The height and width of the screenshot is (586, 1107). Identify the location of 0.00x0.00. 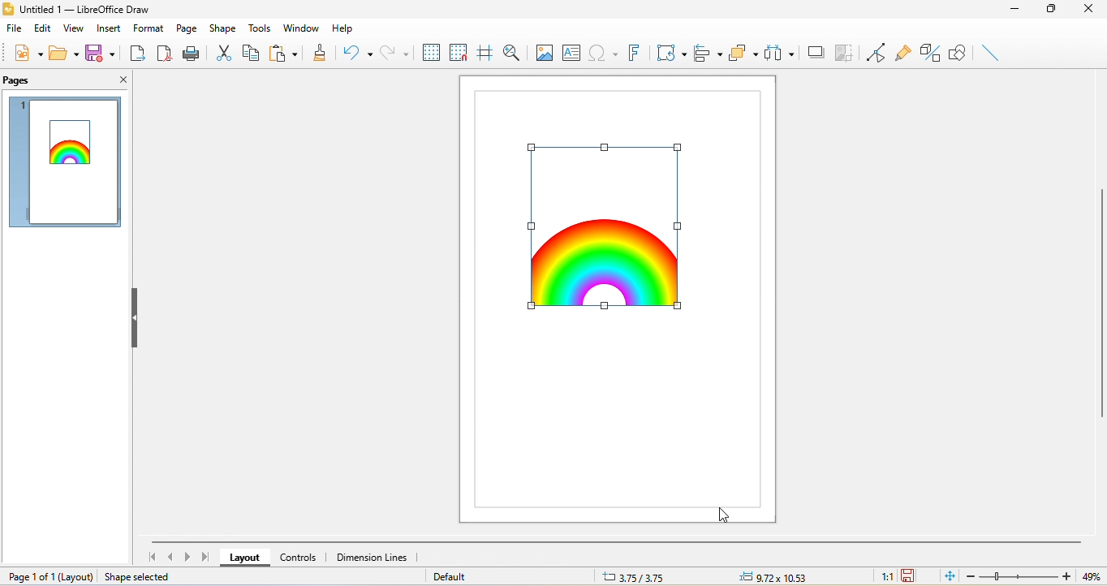
(771, 576).